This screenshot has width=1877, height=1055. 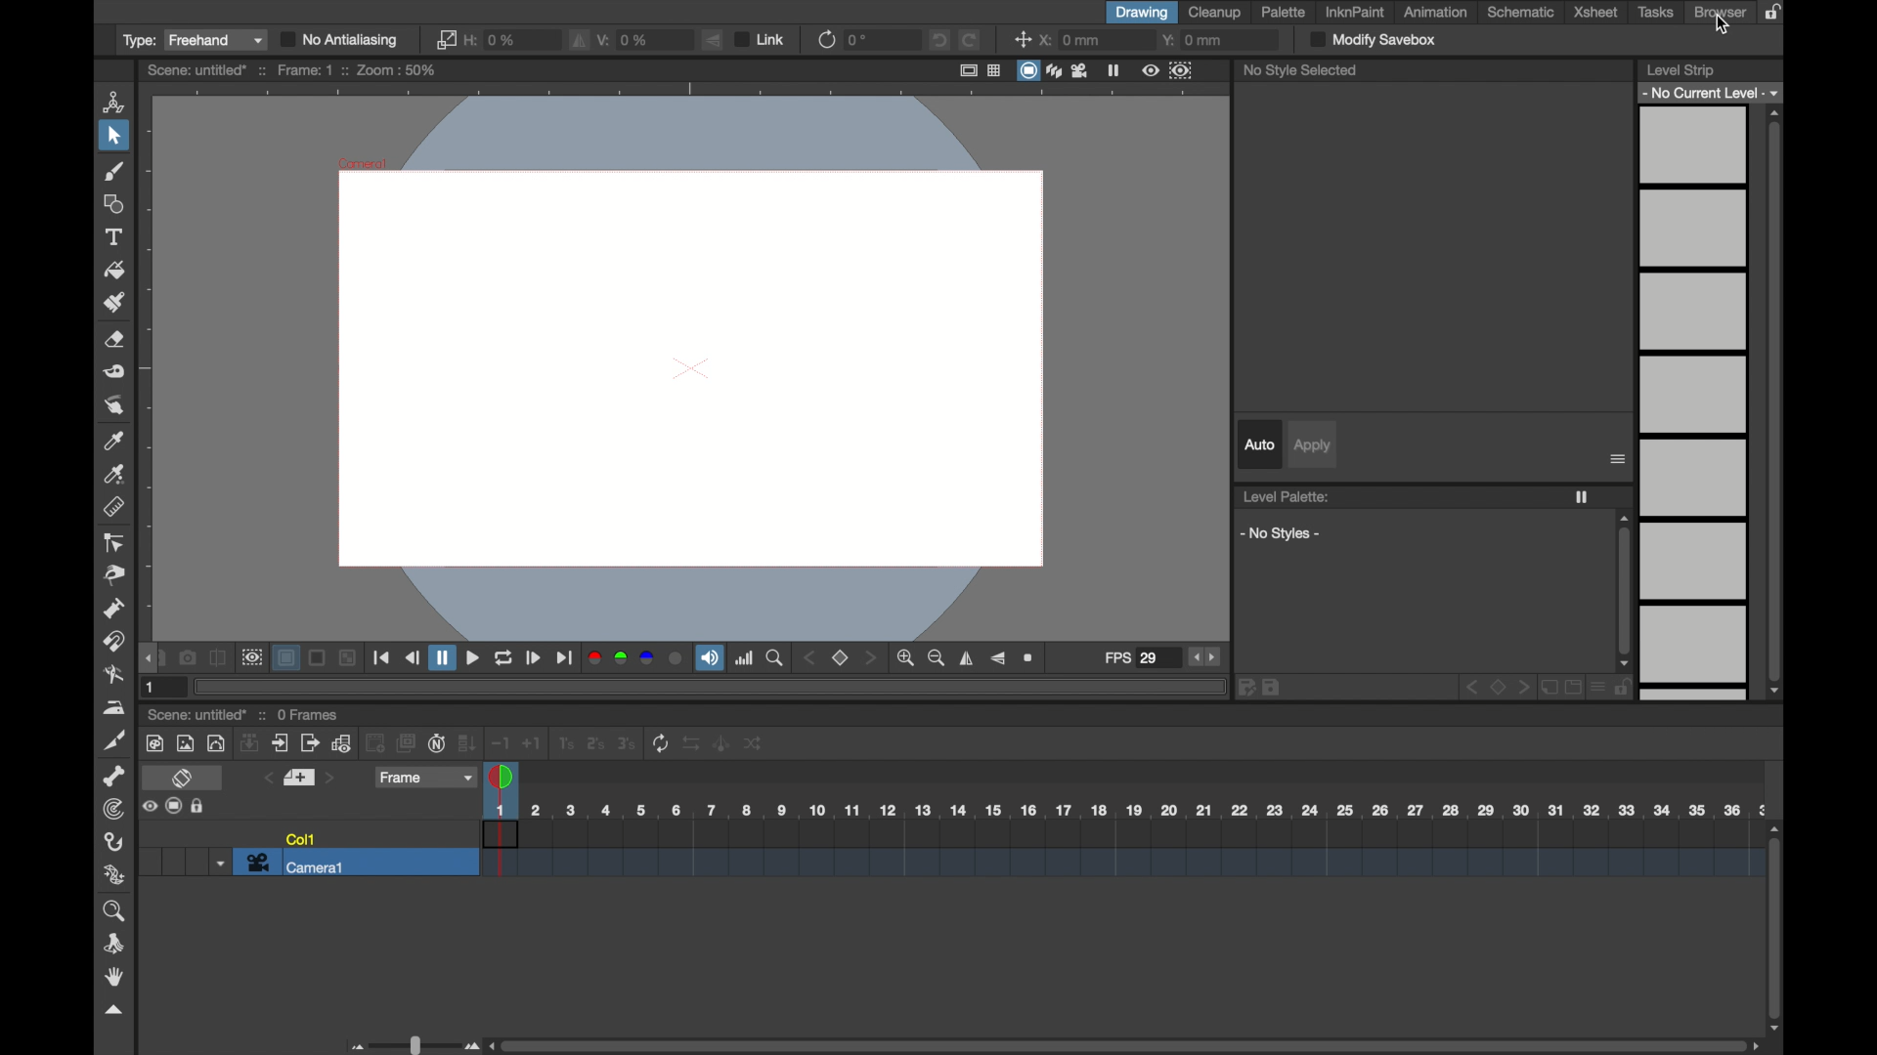 What do you see at coordinates (116, 301) in the screenshot?
I see `paint brush tool` at bounding box center [116, 301].